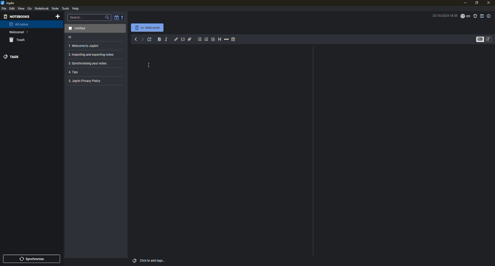 Image resolution: width=495 pixels, height=266 pixels. Describe the element at coordinates (200, 39) in the screenshot. I see `bulleted list` at that location.